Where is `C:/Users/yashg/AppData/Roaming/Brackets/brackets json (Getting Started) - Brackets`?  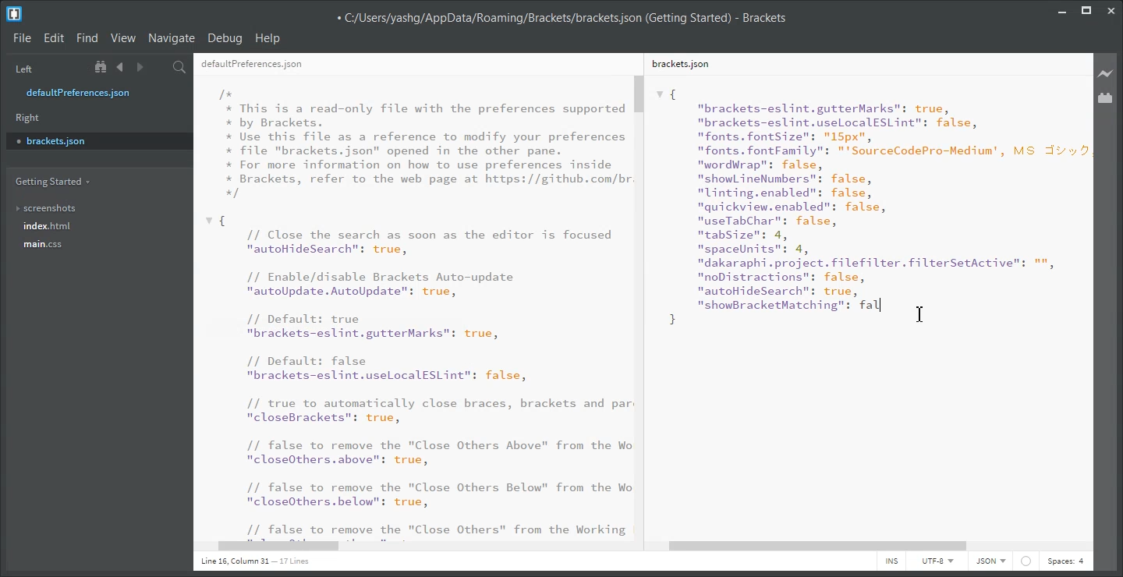 C:/Users/yashg/AppData/Roaming/Brackets/brackets json (Getting Started) - Brackets is located at coordinates (561, 16).